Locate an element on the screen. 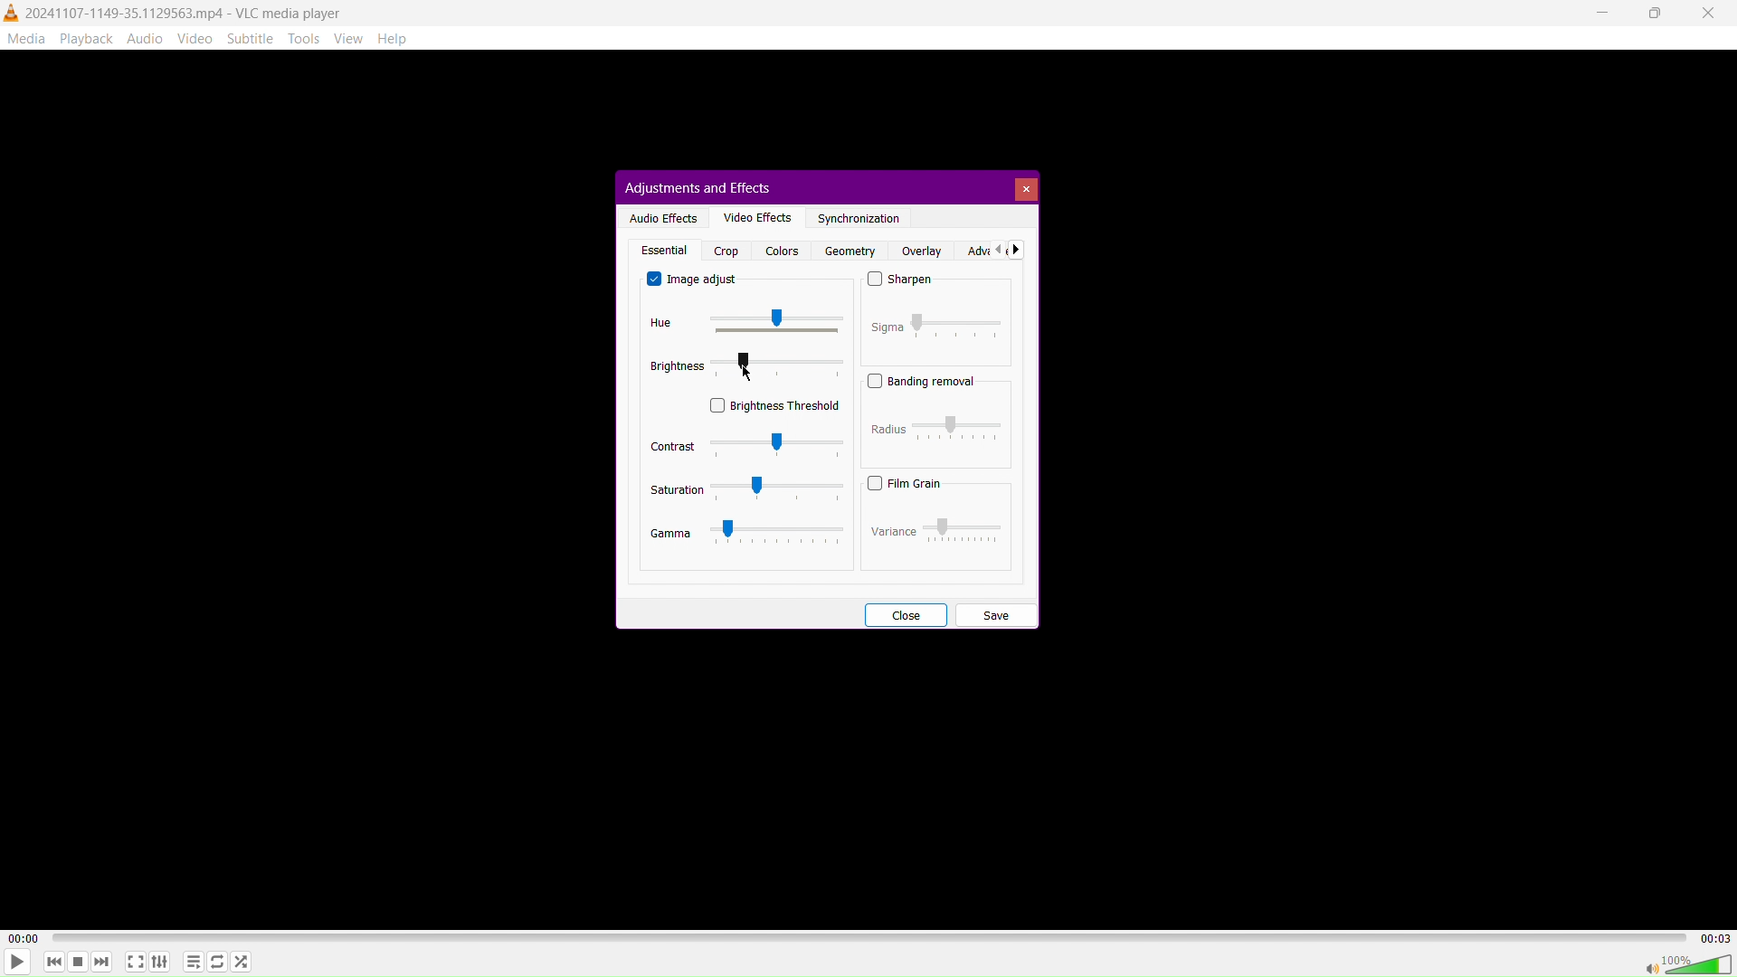 The image size is (1737, 977). Brightness is located at coordinates (747, 365).